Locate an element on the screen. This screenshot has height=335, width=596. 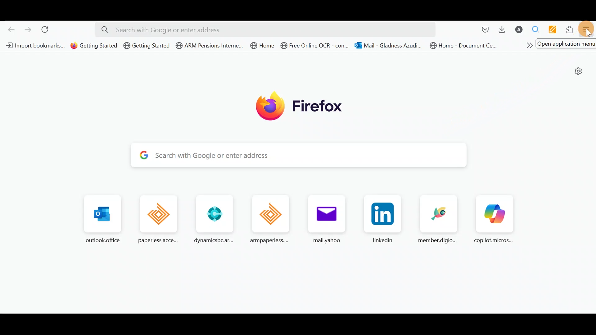
Go forward one page is located at coordinates (29, 31).